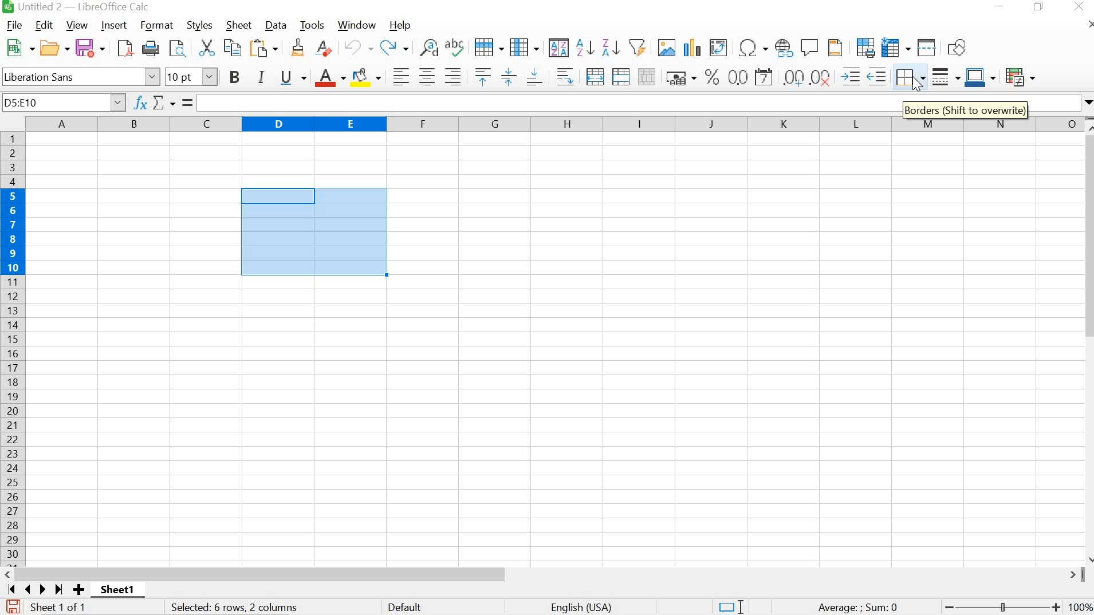  Describe the element at coordinates (836, 48) in the screenshot. I see `headers and footers` at that location.